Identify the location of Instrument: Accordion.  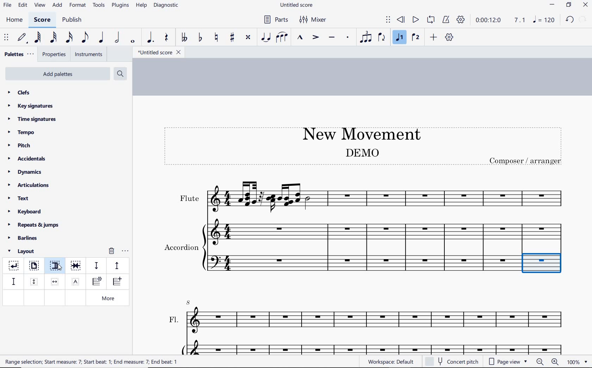
(387, 247).